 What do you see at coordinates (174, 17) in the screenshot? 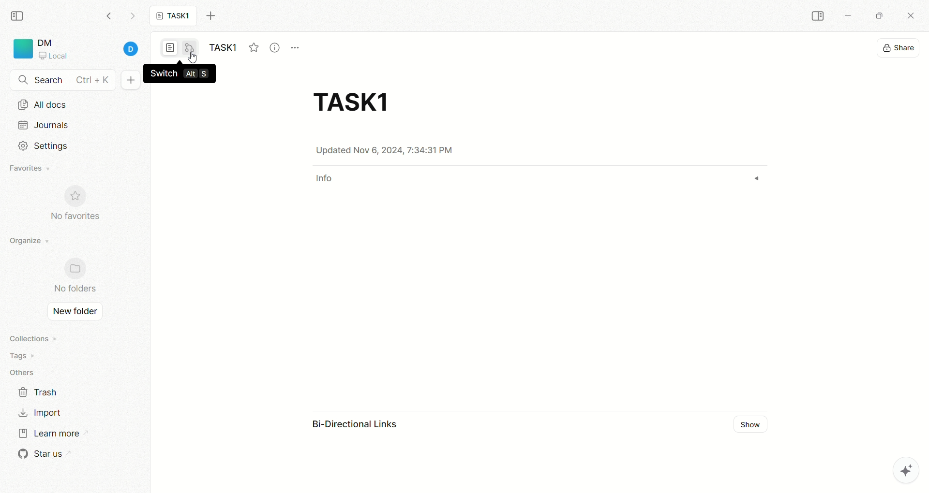
I see `task1` at bounding box center [174, 17].